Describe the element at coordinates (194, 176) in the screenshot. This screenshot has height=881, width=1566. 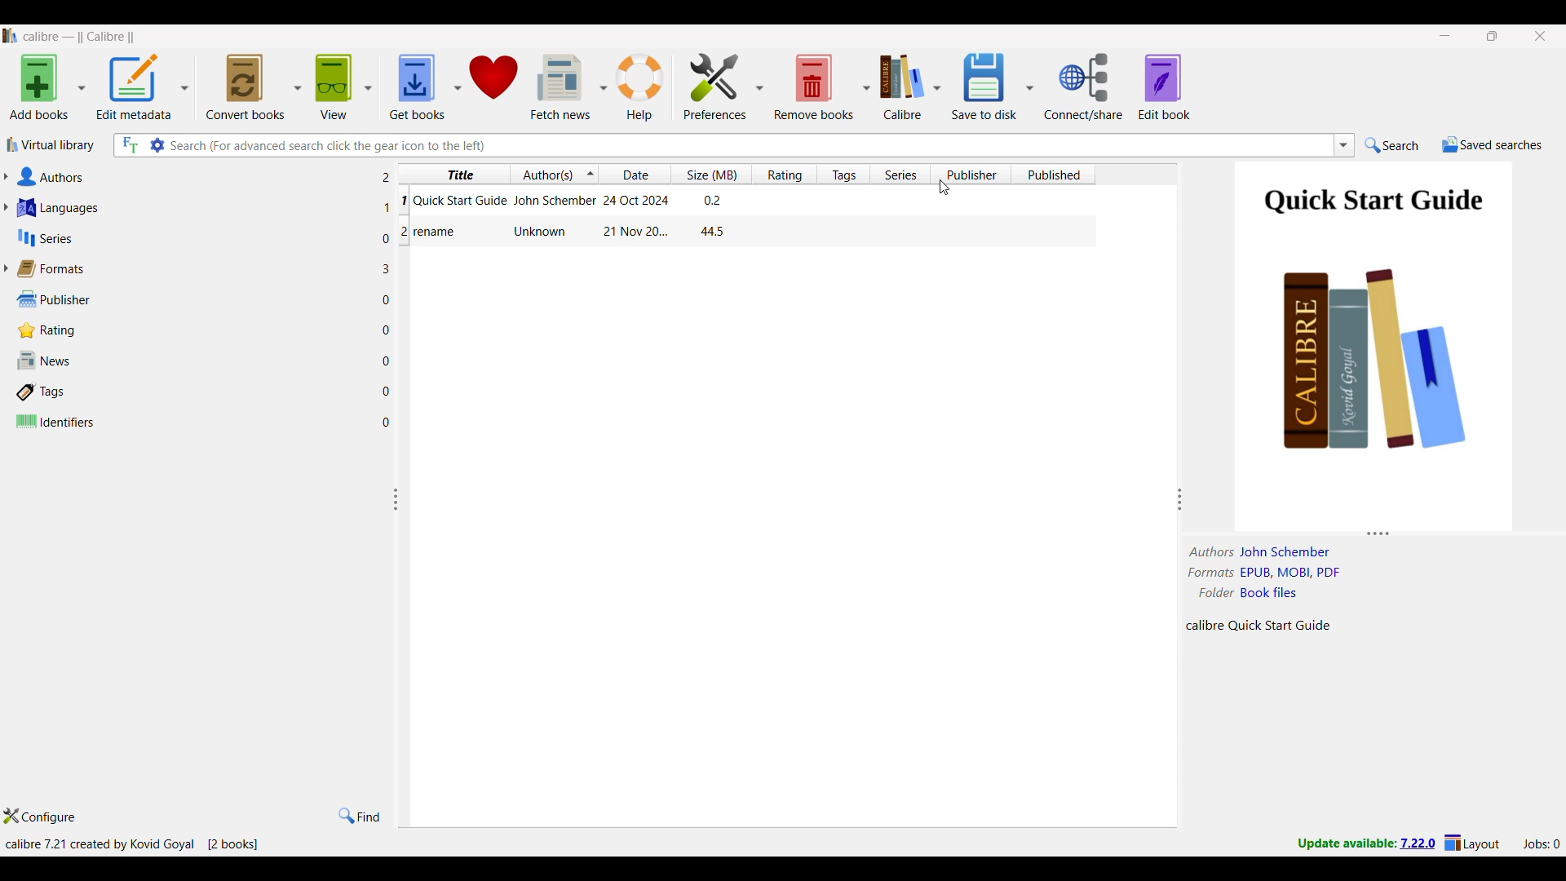
I see `Authors` at that location.